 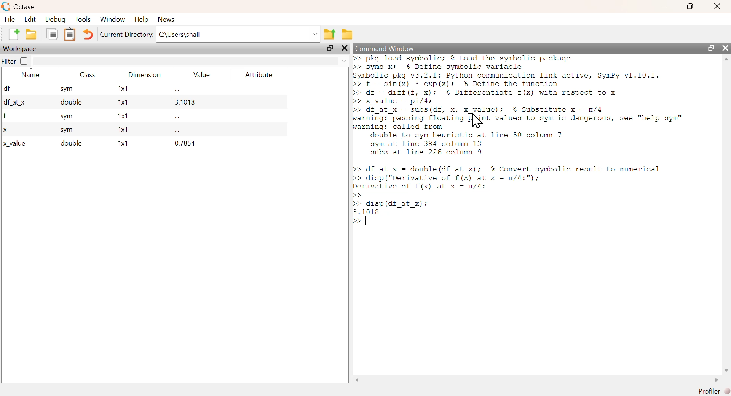 I want to click on Filter, so click(x=14, y=61).